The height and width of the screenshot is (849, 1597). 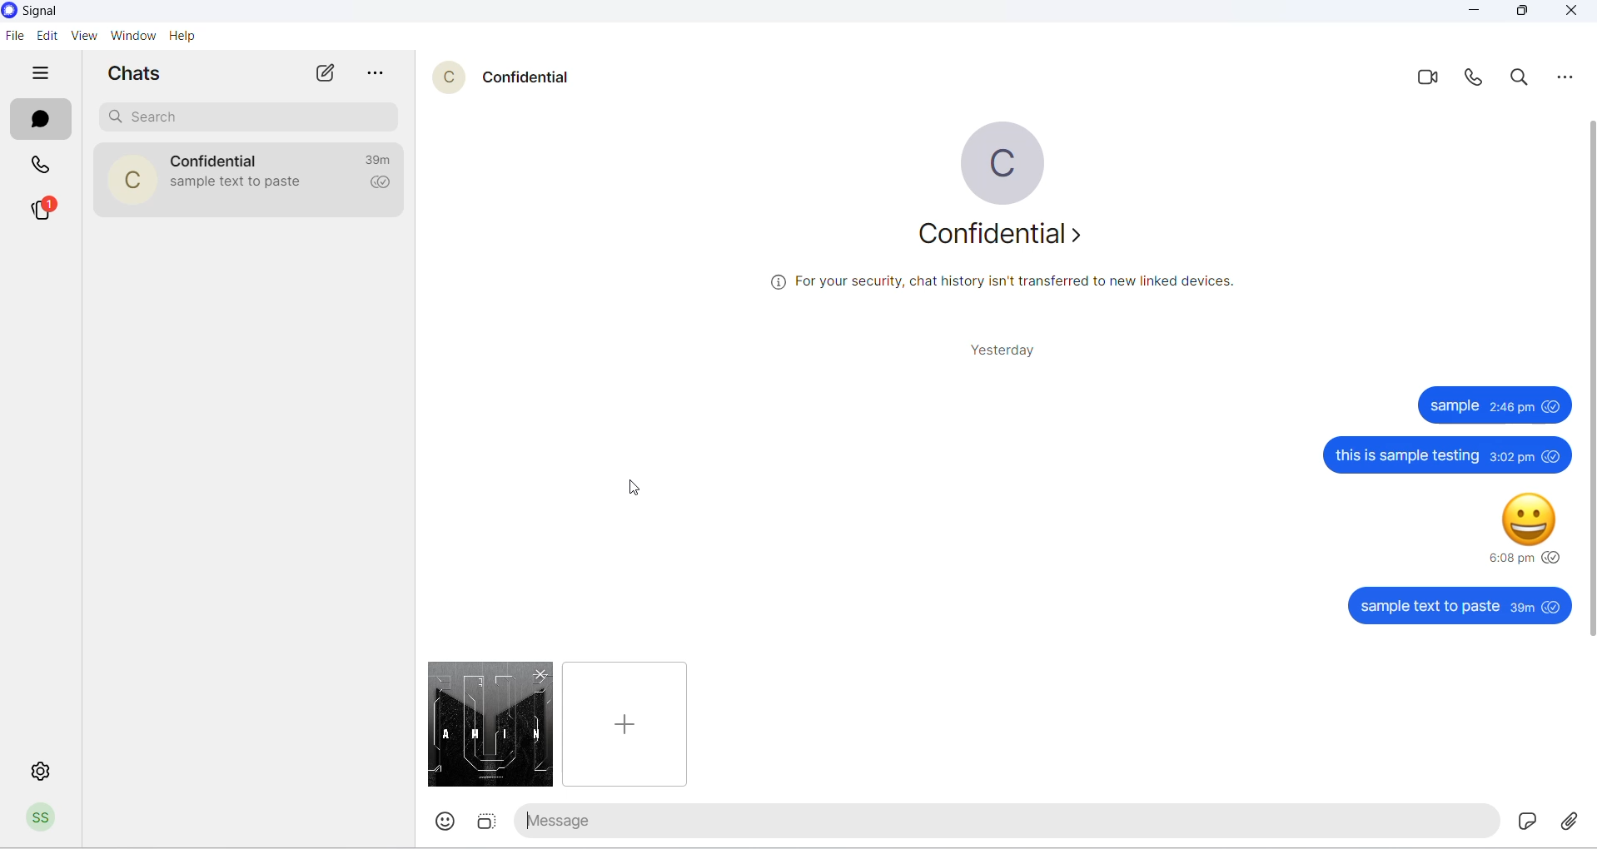 I want to click on message text area, so click(x=1020, y=823).